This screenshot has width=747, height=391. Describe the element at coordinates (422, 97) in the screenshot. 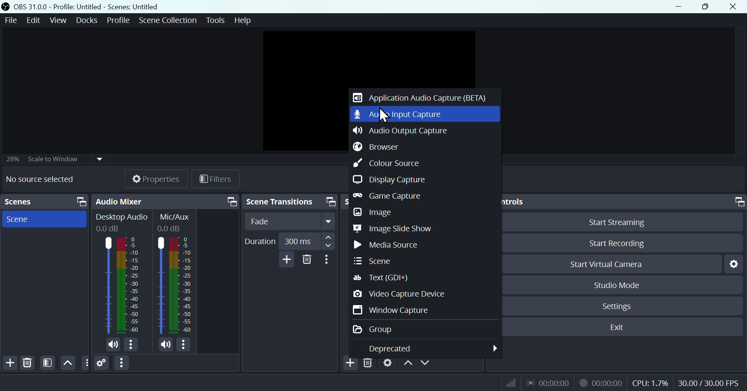

I see `Application audio capture` at that location.